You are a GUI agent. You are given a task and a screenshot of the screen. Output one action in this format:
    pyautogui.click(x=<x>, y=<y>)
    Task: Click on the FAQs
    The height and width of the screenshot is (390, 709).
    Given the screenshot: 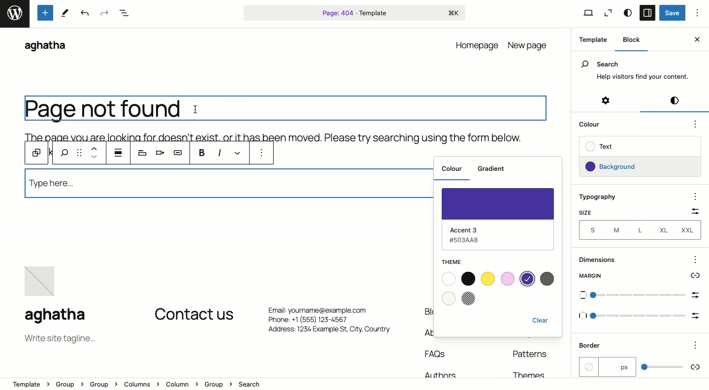 What is the action you would take?
    pyautogui.click(x=437, y=354)
    